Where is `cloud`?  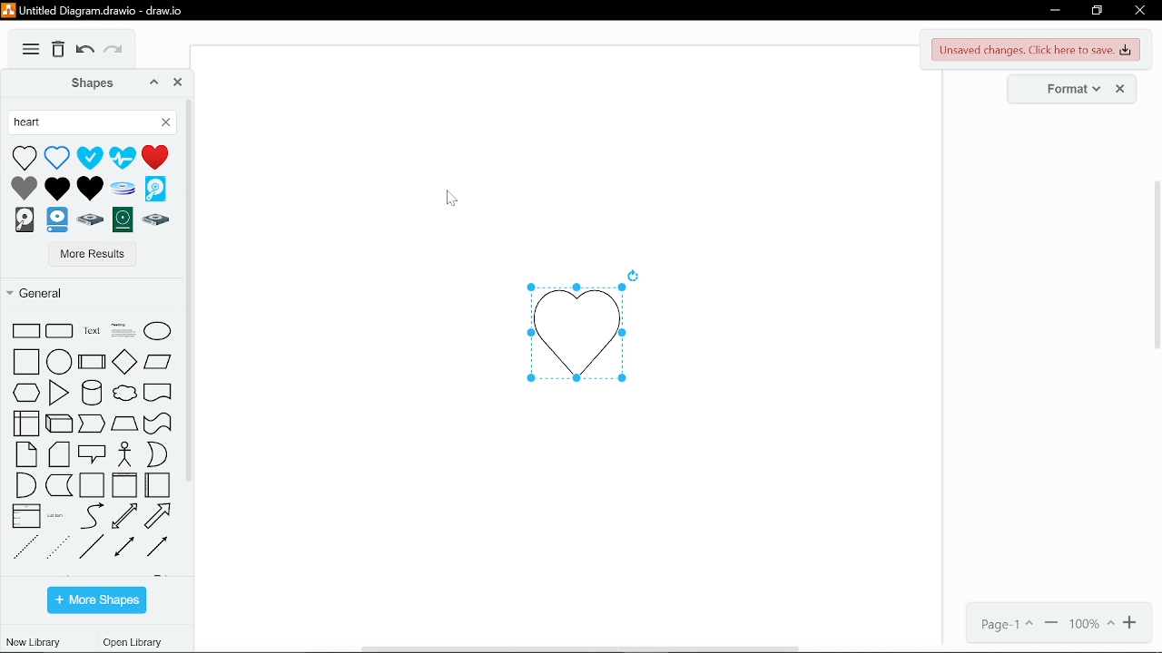 cloud is located at coordinates (125, 394).